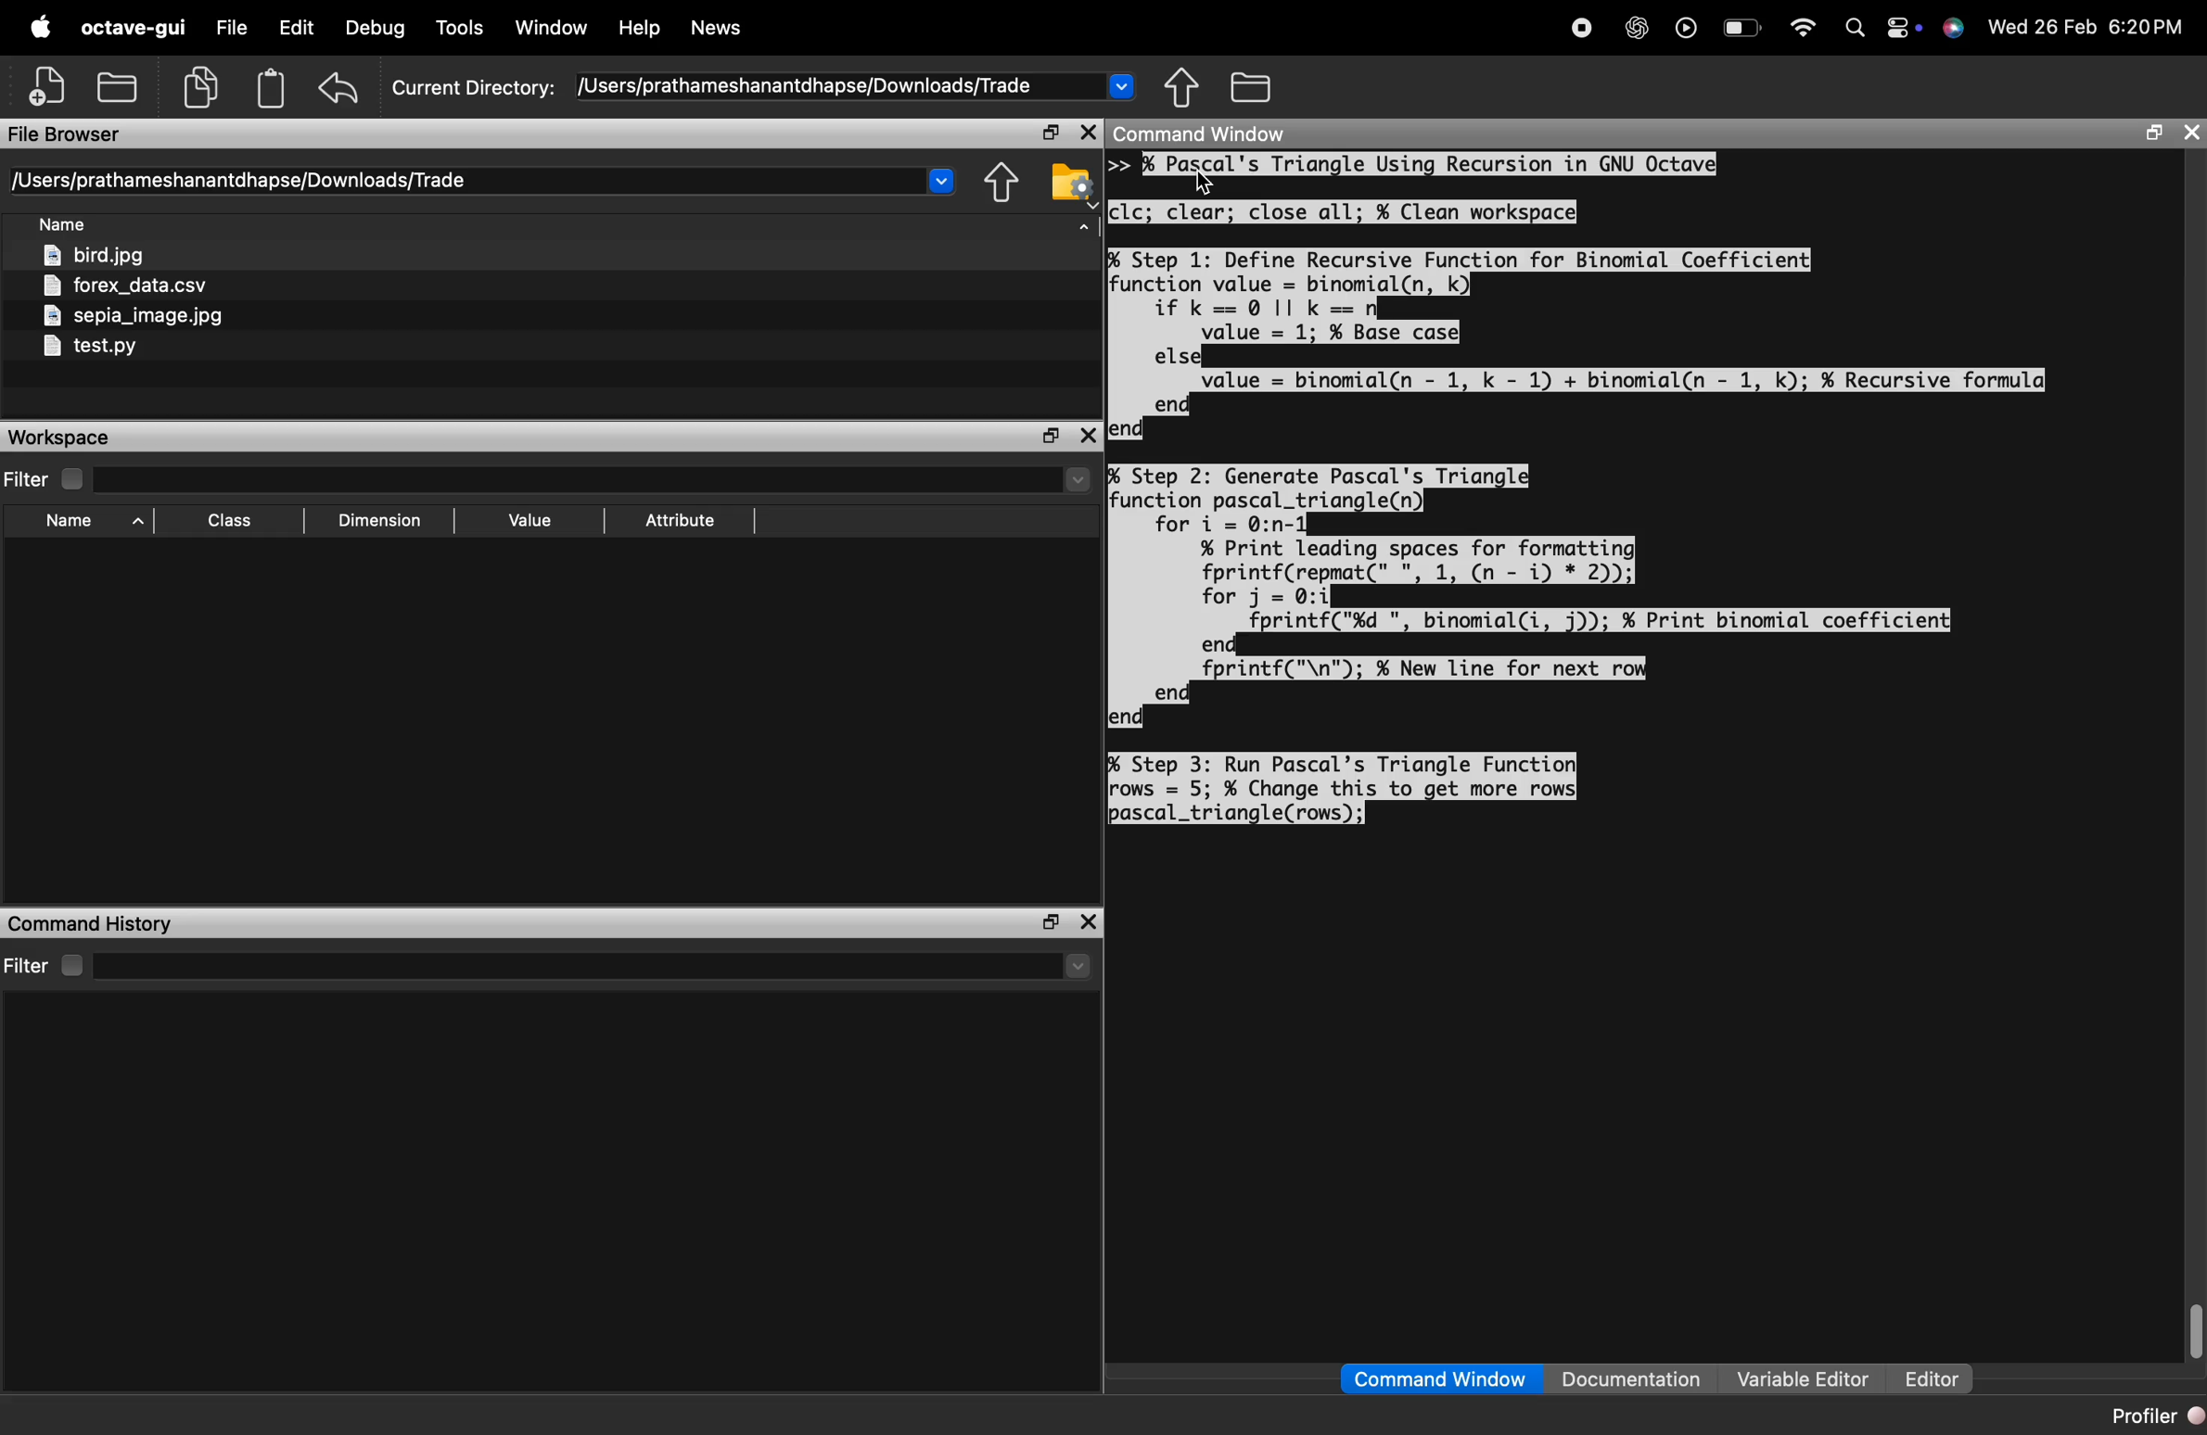 The height and width of the screenshot is (1435, 2207). What do you see at coordinates (1636, 27) in the screenshot?
I see `chatgpt` at bounding box center [1636, 27].